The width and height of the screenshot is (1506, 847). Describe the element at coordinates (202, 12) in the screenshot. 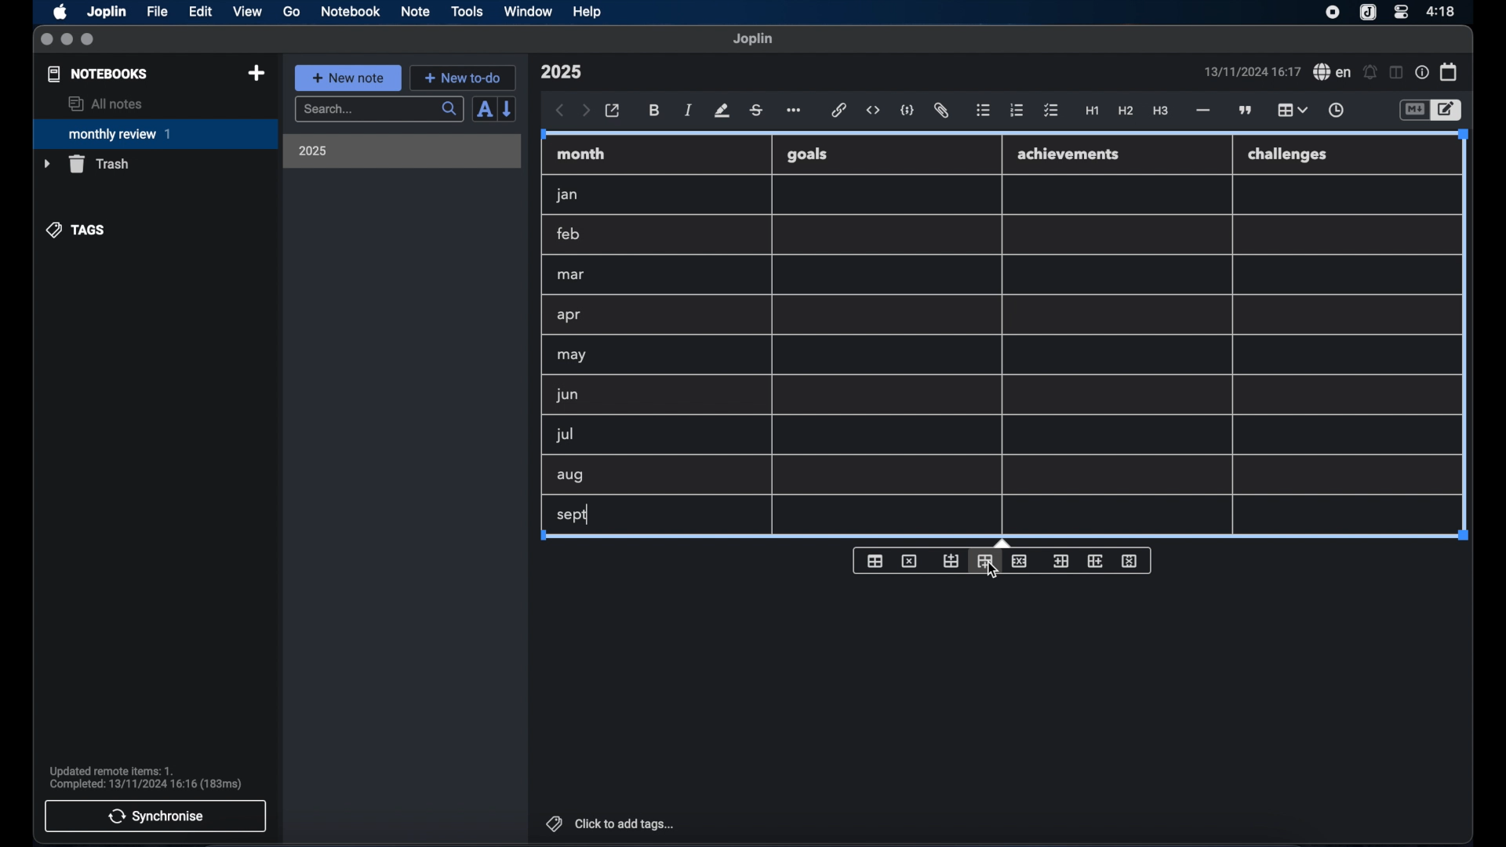

I see `edit` at that location.